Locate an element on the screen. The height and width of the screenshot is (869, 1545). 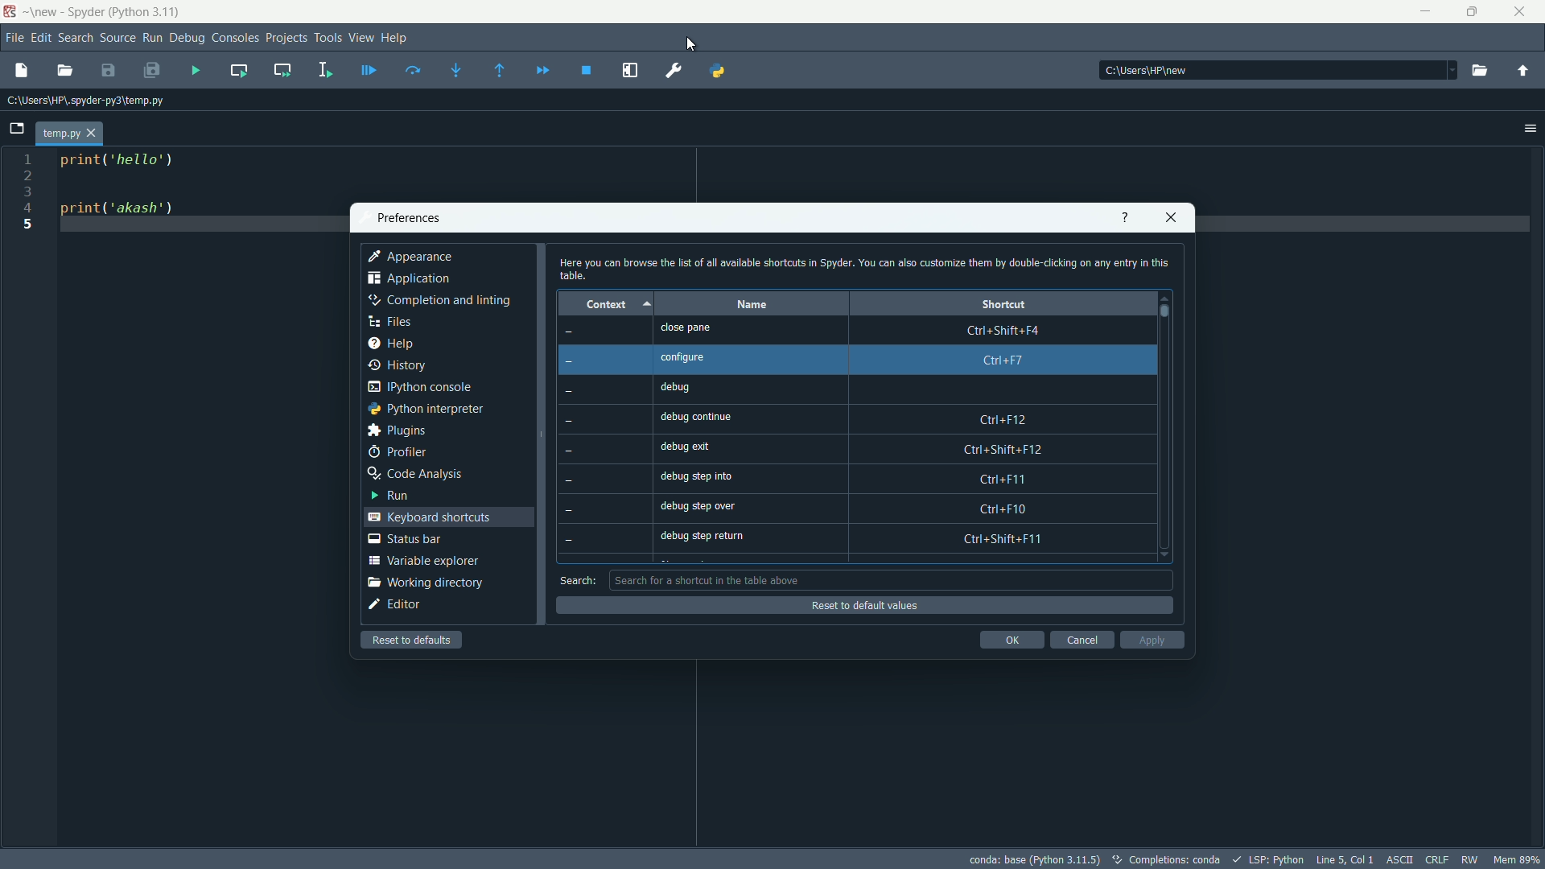
close preferences window is located at coordinates (1172, 217).